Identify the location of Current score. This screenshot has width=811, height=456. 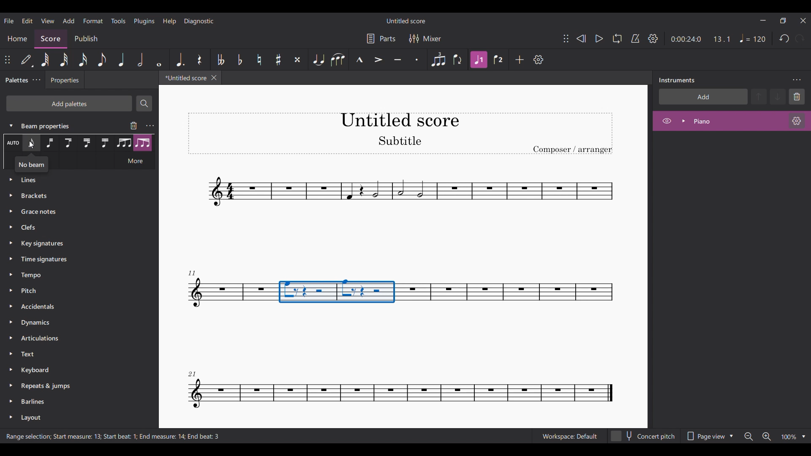
(403, 207).